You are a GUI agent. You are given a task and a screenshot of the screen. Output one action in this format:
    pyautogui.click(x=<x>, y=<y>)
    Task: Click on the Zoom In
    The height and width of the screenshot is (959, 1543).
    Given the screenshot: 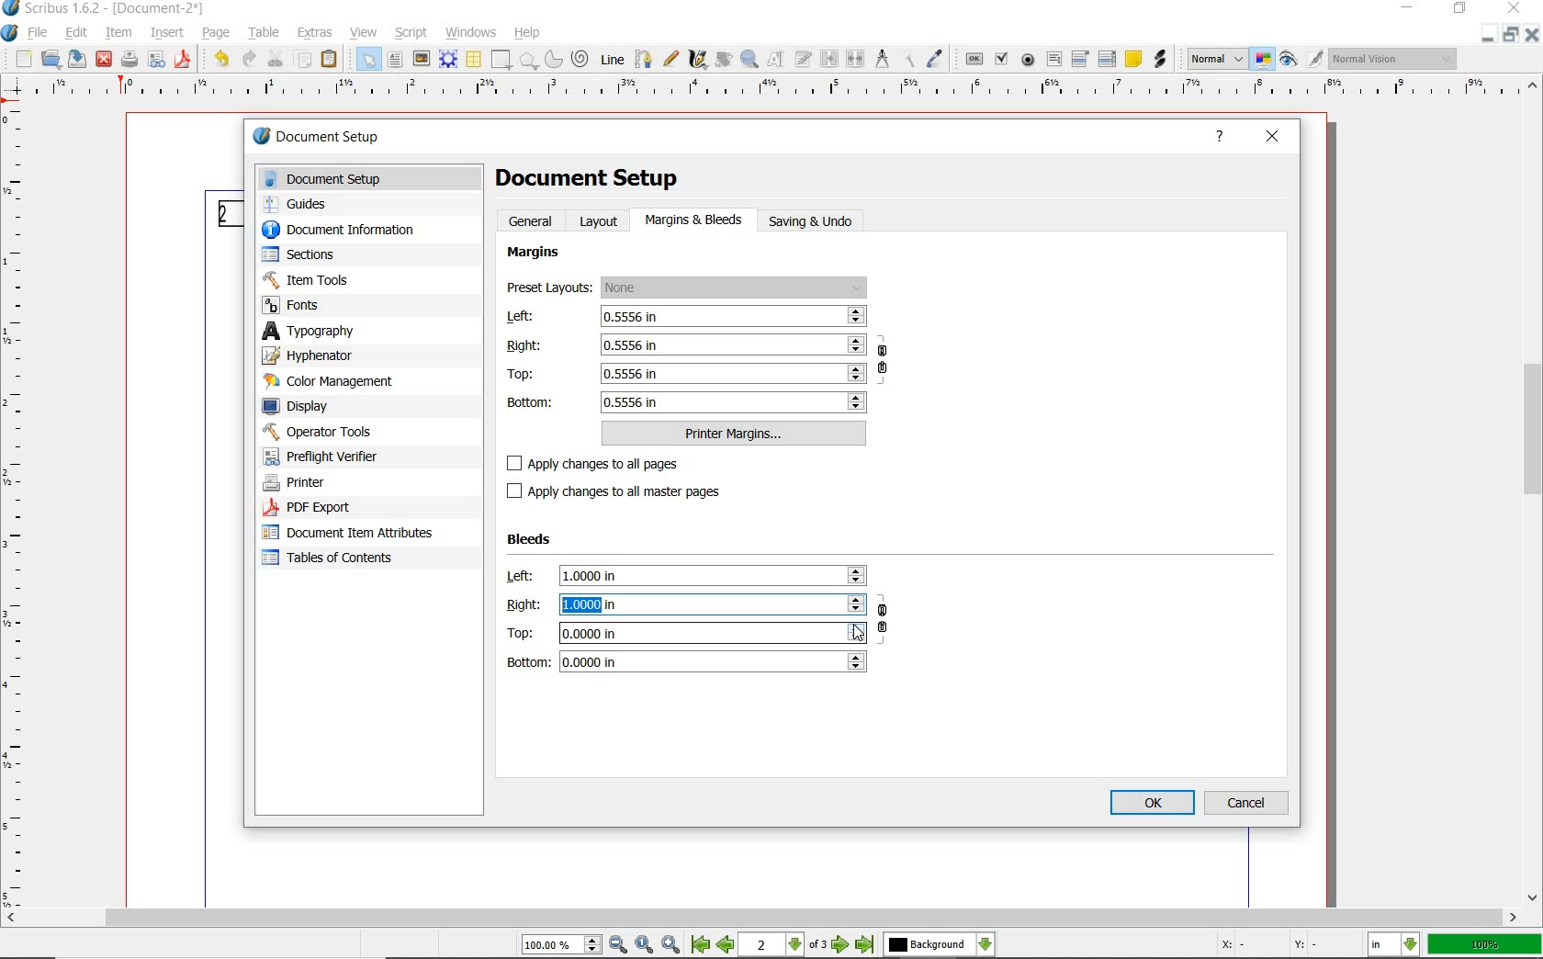 What is the action you would take?
    pyautogui.click(x=672, y=946)
    